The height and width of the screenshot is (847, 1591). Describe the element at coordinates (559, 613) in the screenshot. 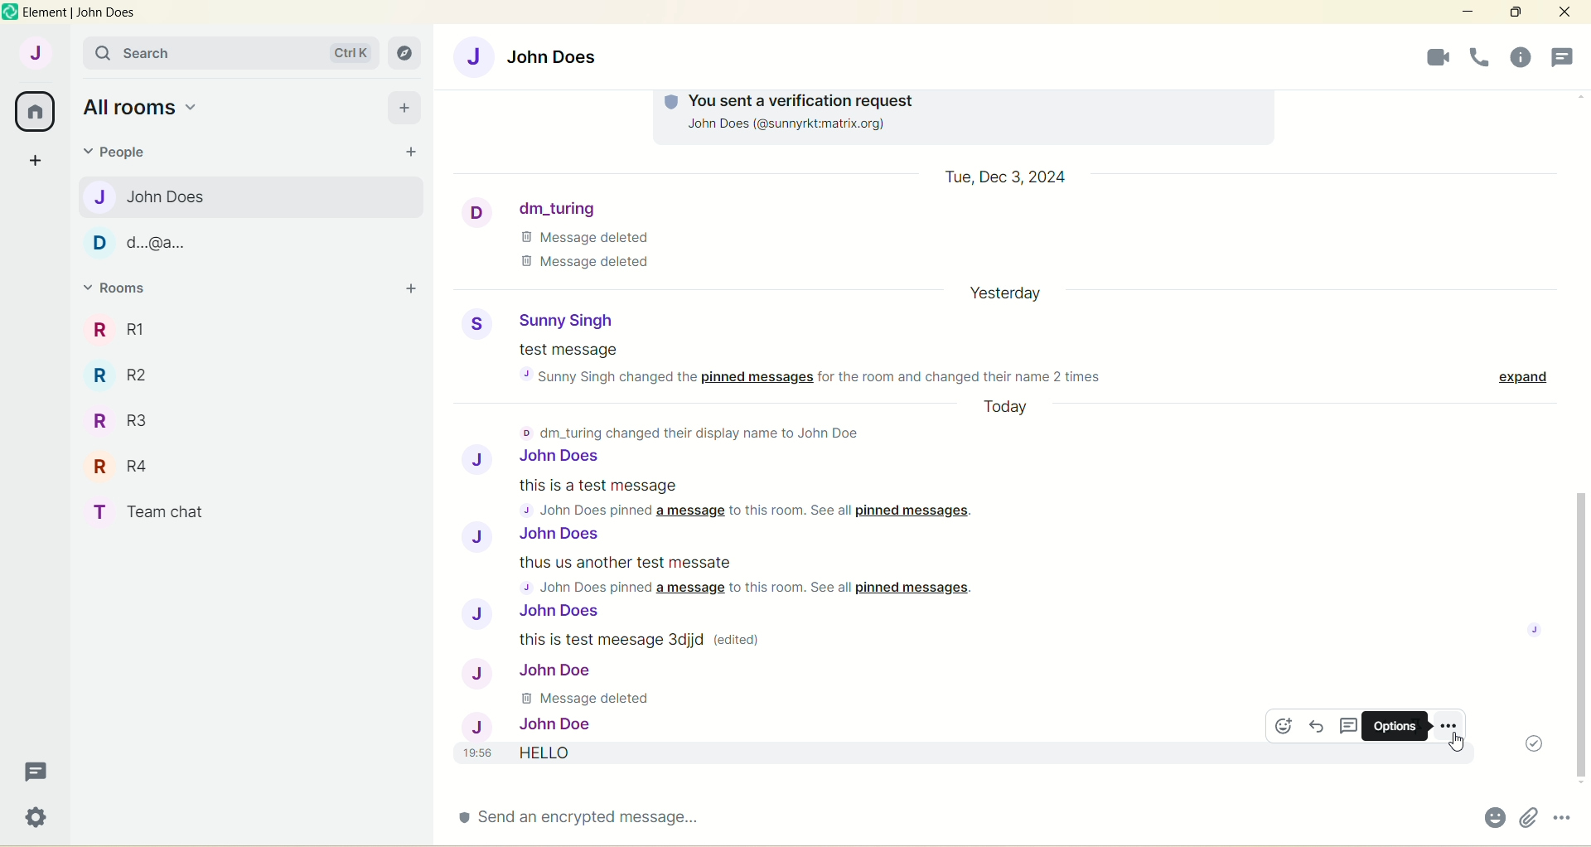

I see `John Does` at that location.